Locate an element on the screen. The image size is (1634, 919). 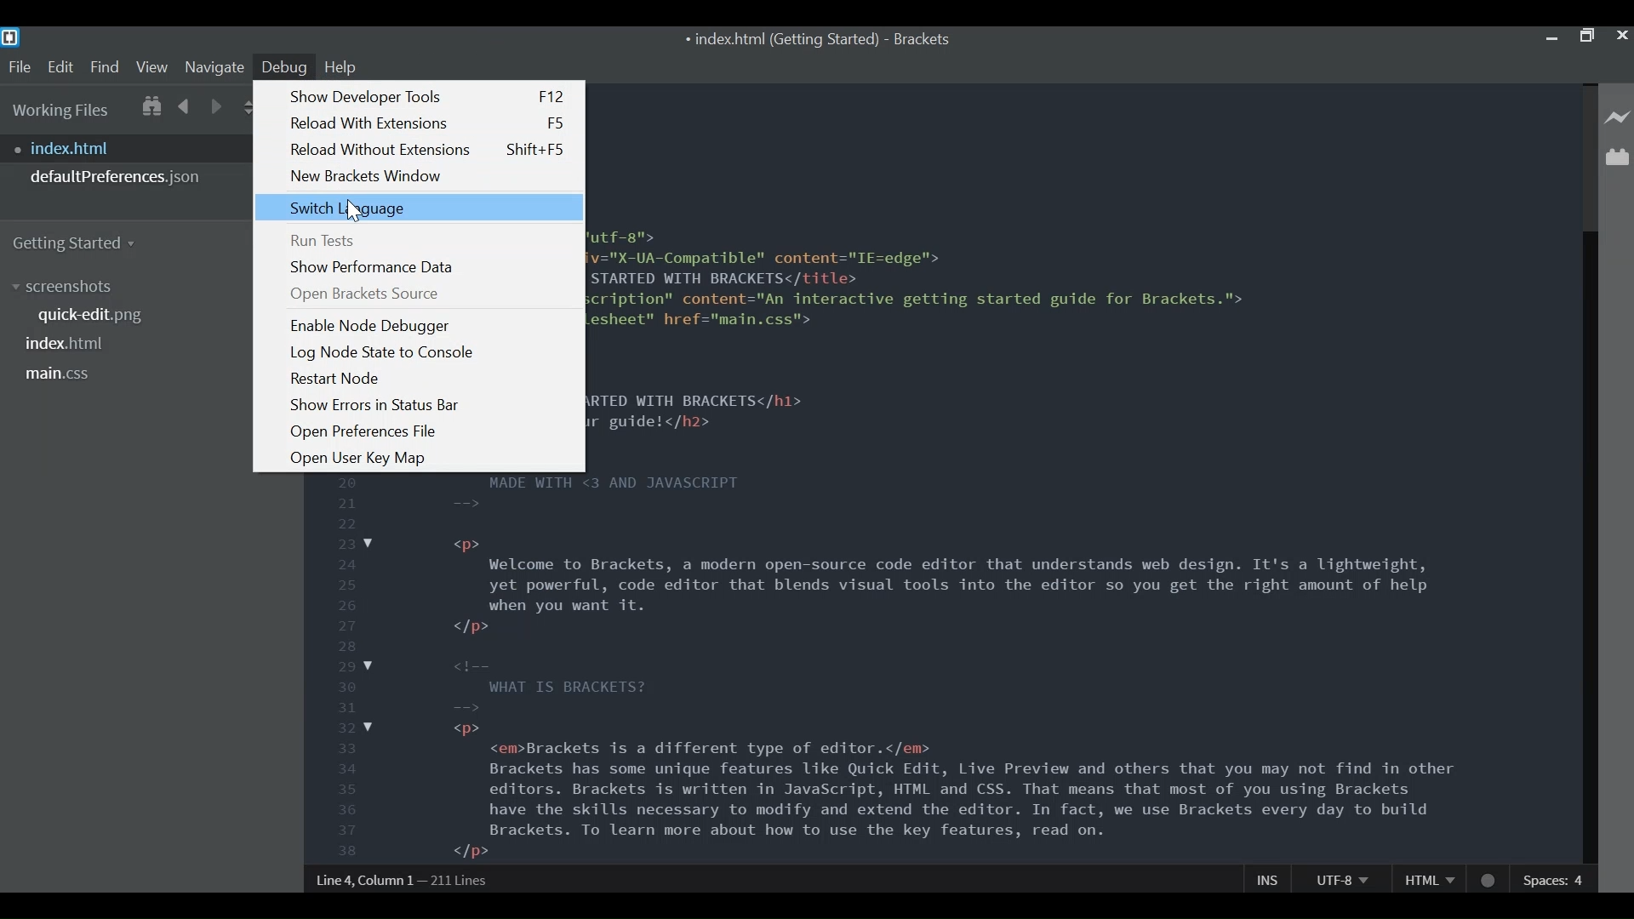
Log Node State to Console is located at coordinates (389, 354).